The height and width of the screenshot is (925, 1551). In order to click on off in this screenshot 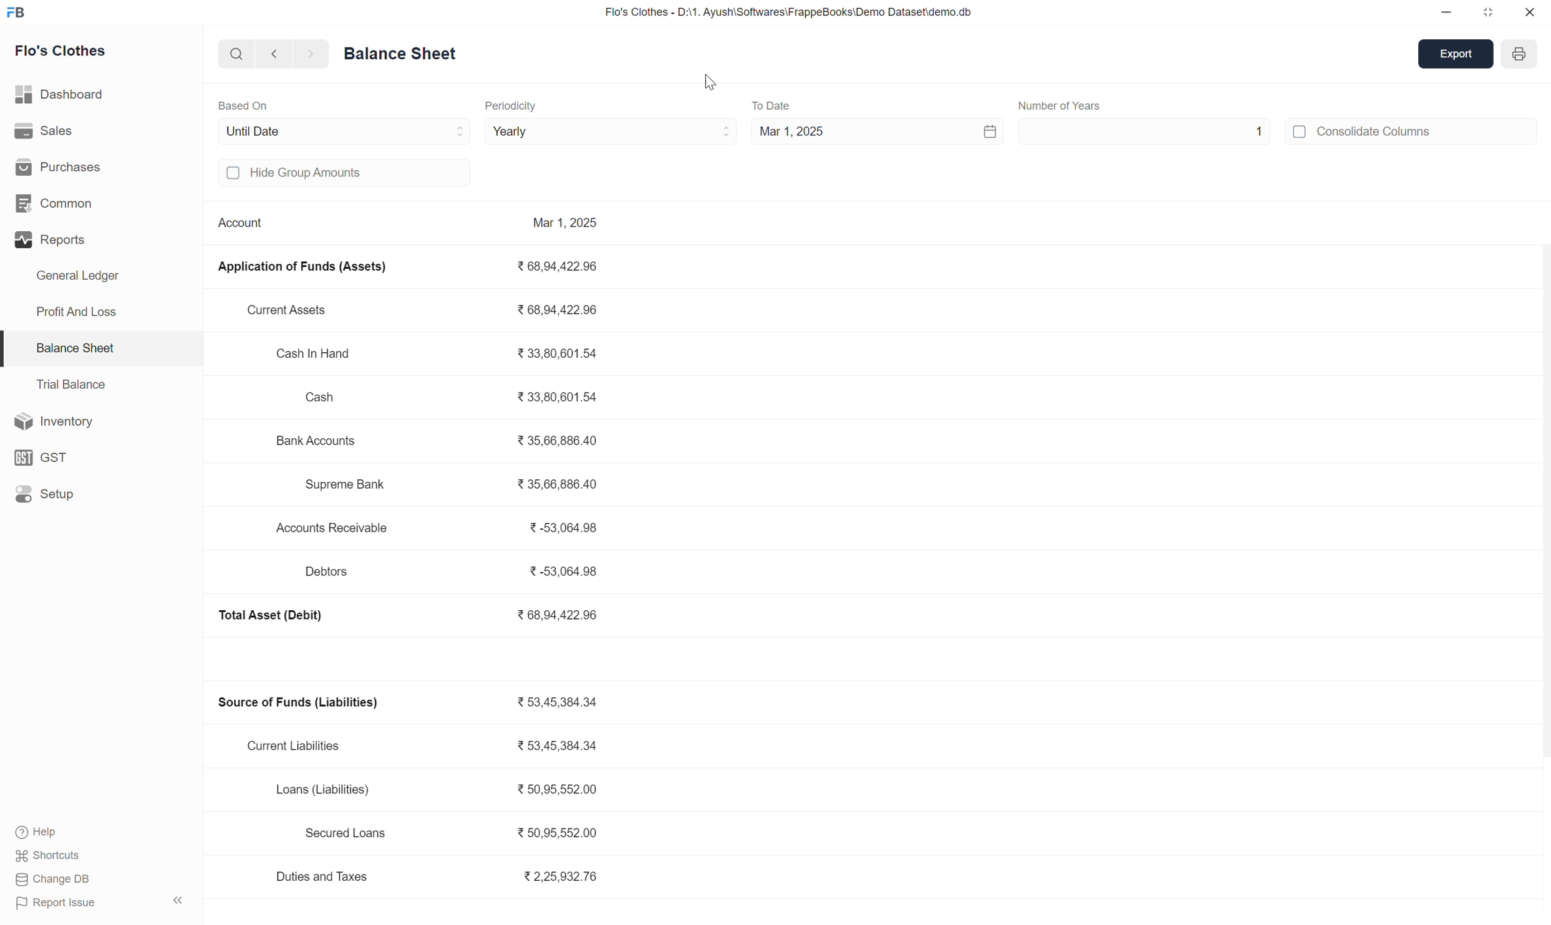, I will do `click(234, 173)`.